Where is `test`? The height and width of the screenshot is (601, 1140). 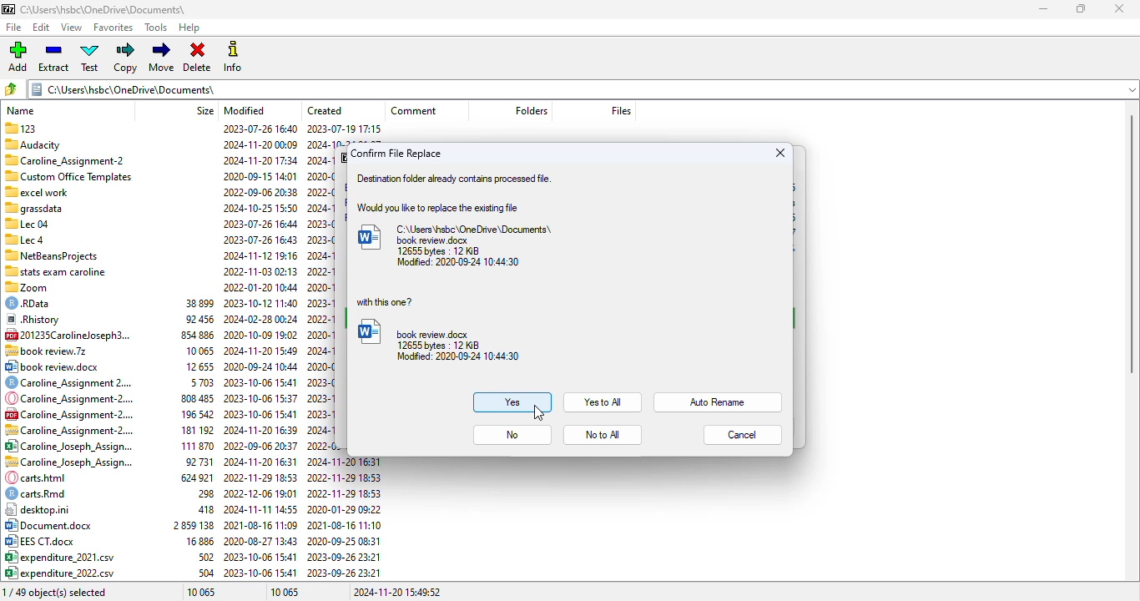 test is located at coordinates (91, 58).